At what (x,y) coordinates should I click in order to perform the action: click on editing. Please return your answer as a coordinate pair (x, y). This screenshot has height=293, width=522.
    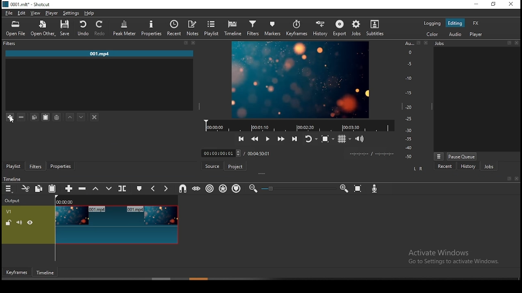
    Looking at the image, I should click on (455, 22).